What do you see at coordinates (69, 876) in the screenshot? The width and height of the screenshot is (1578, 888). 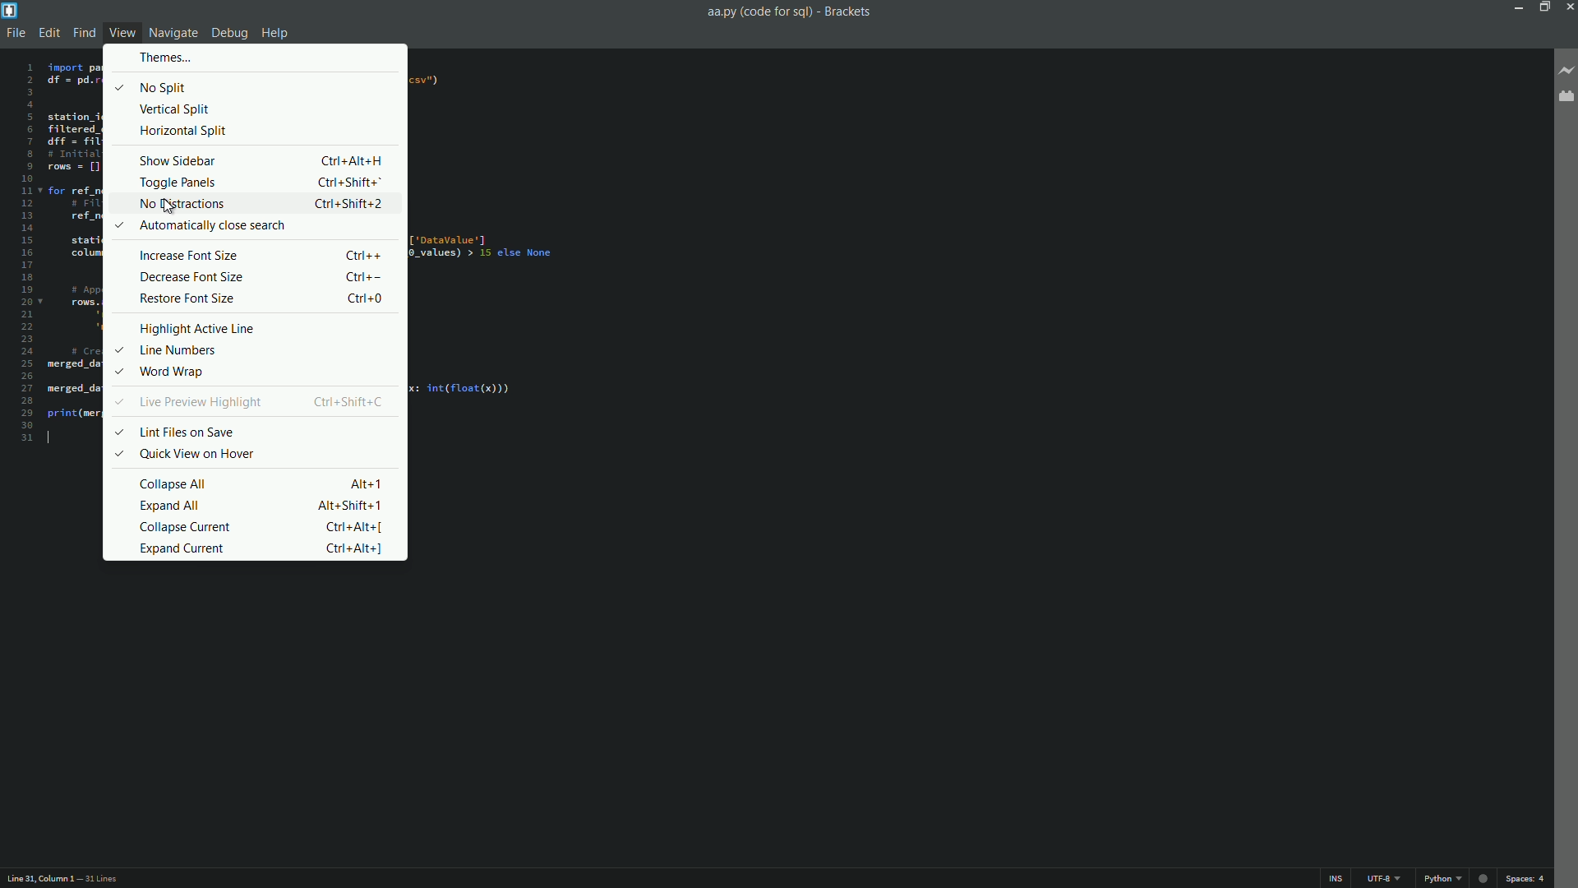 I see `Line31, Column 1 — 31 Lines.` at bounding box center [69, 876].